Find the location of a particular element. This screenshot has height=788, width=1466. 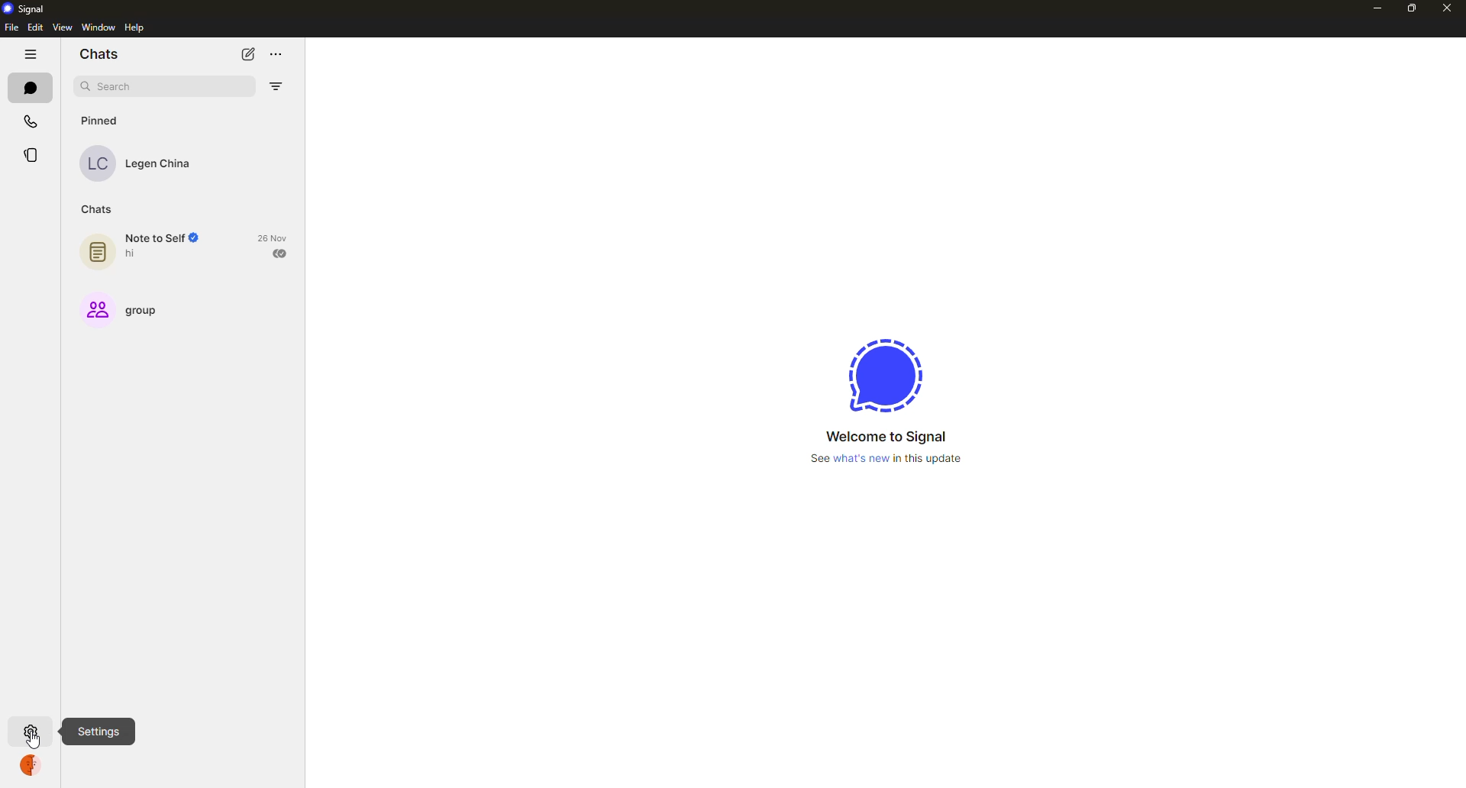

date is located at coordinates (275, 237).